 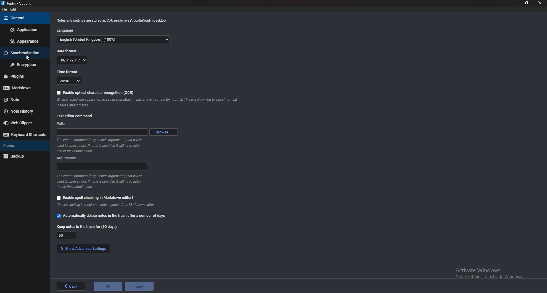 I want to click on keyboard, so click(x=25, y=134).